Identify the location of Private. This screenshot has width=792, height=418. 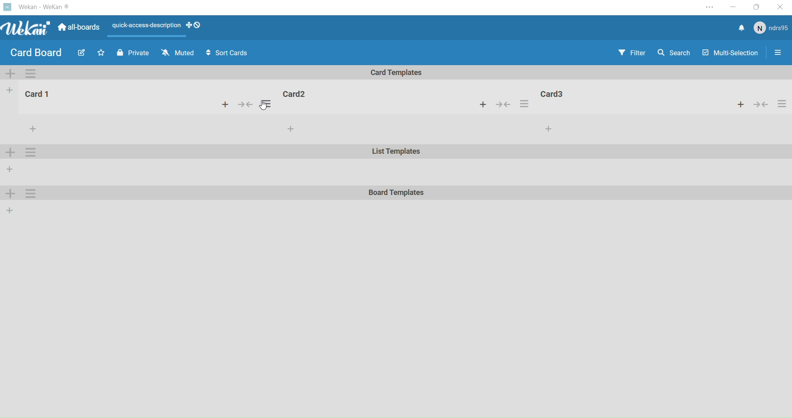
(132, 54).